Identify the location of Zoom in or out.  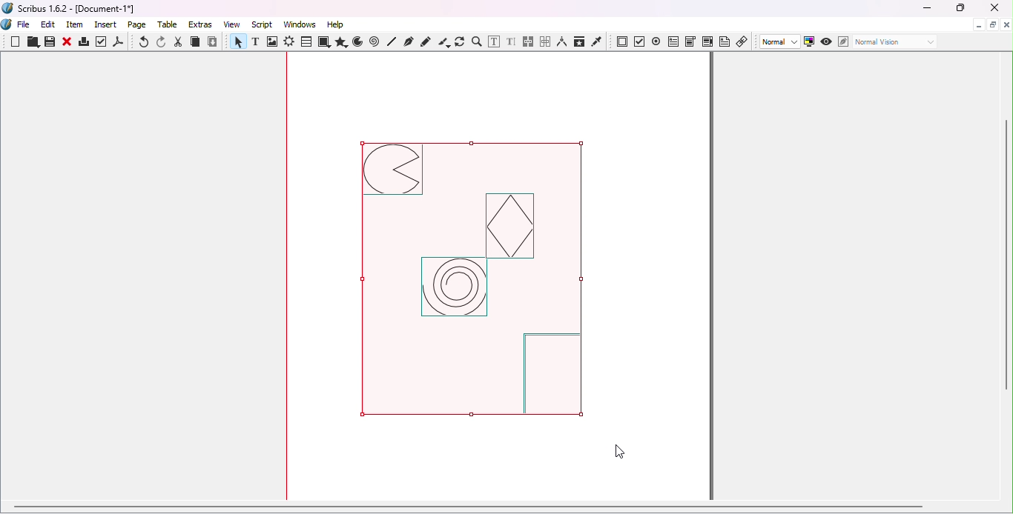
(476, 41).